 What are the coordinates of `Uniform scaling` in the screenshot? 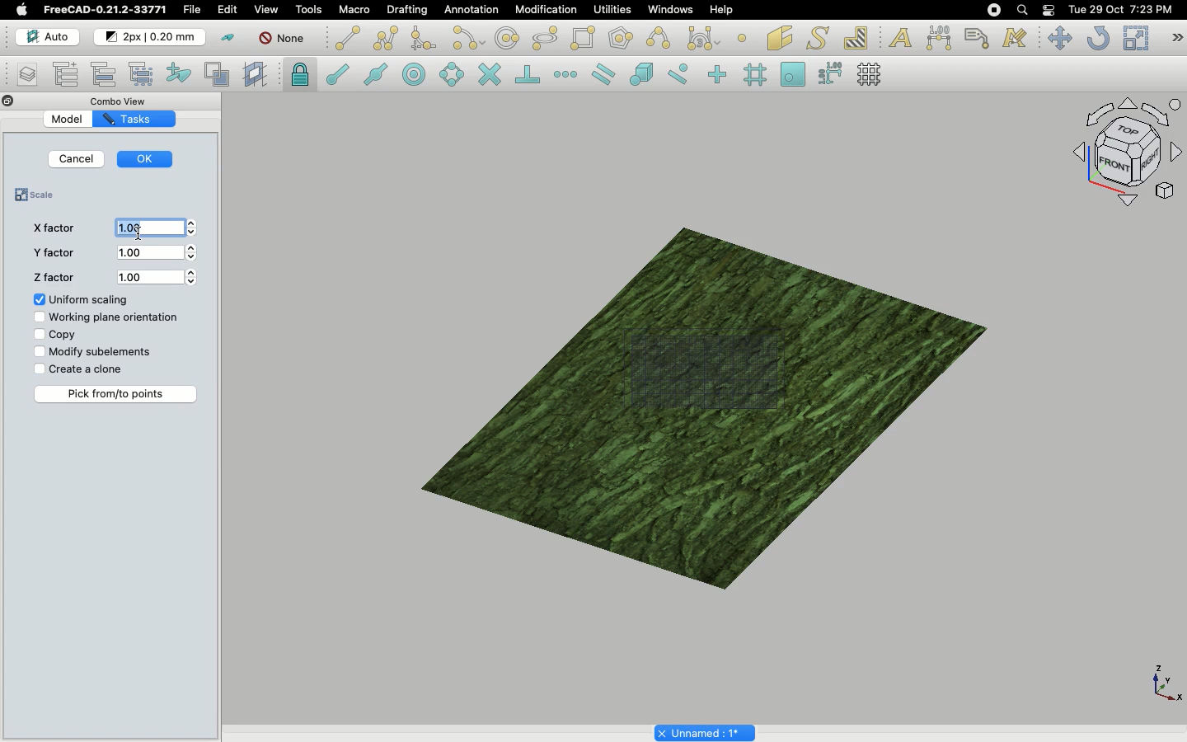 It's located at (82, 300).